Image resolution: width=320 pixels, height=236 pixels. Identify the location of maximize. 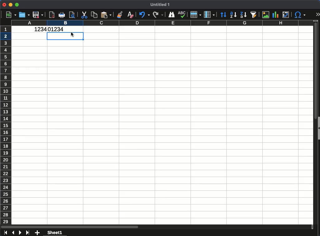
(17, 5).